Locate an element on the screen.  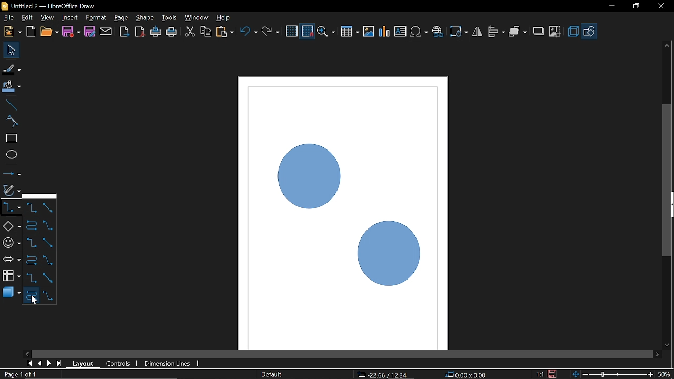
rectangle is located at coordinates (10, 138).